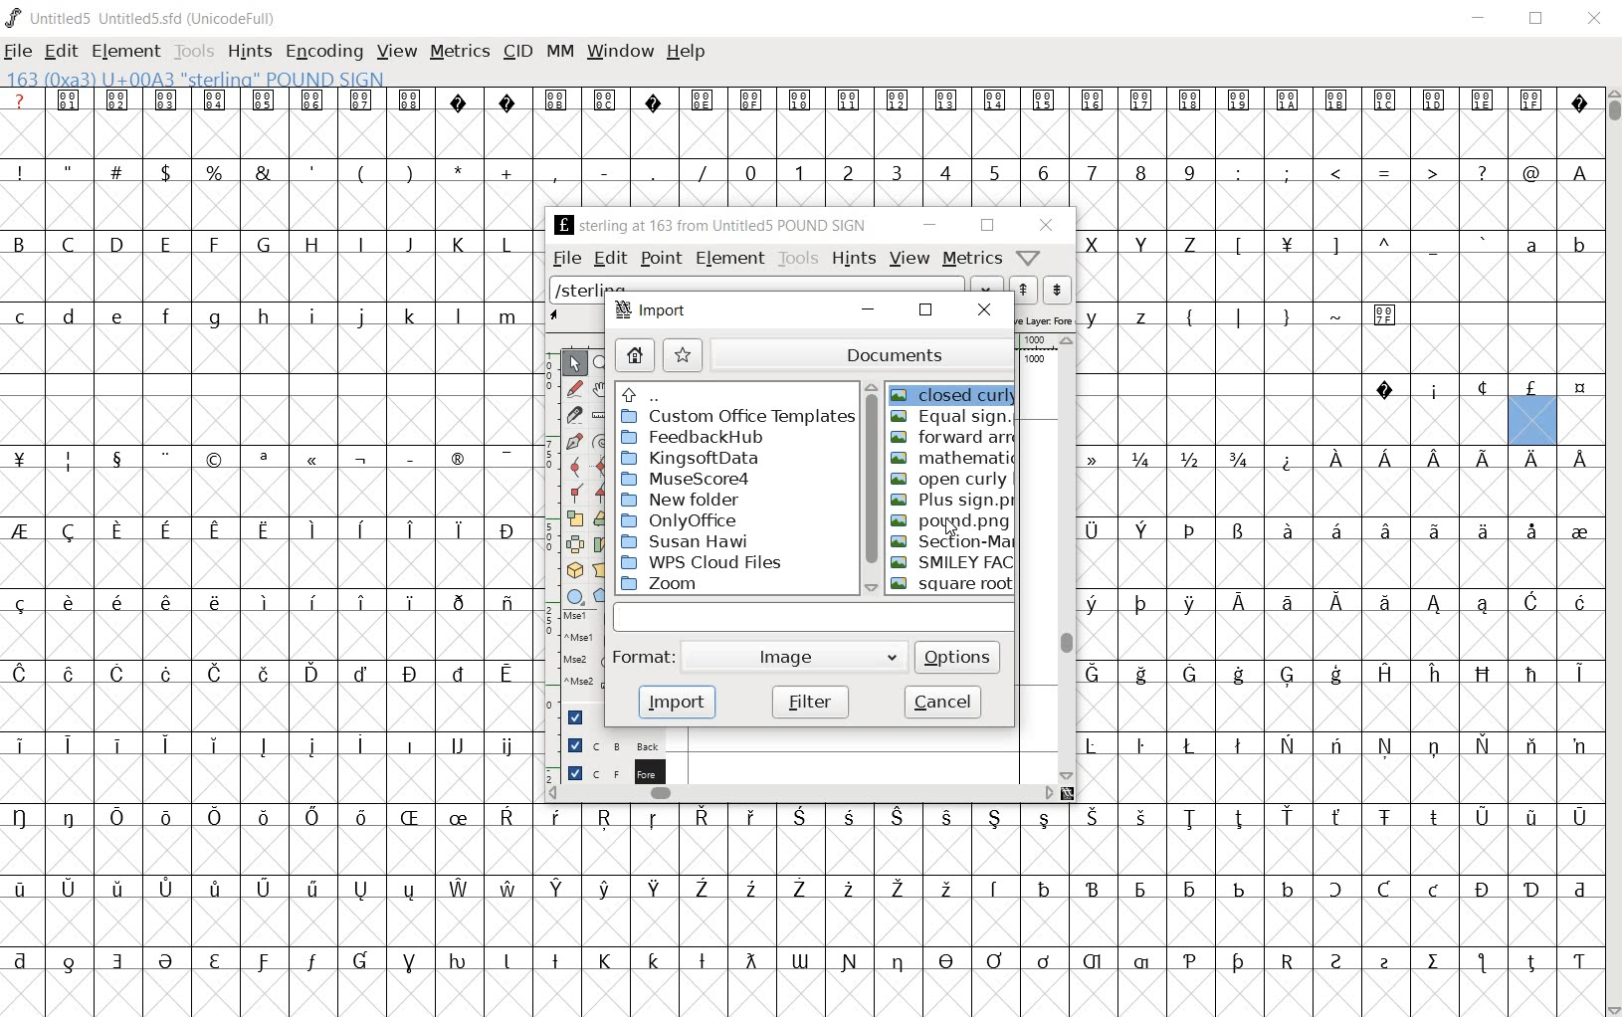  Describe the element at coordinates (1044, 225) in the screenshot. I see `close` at that location.